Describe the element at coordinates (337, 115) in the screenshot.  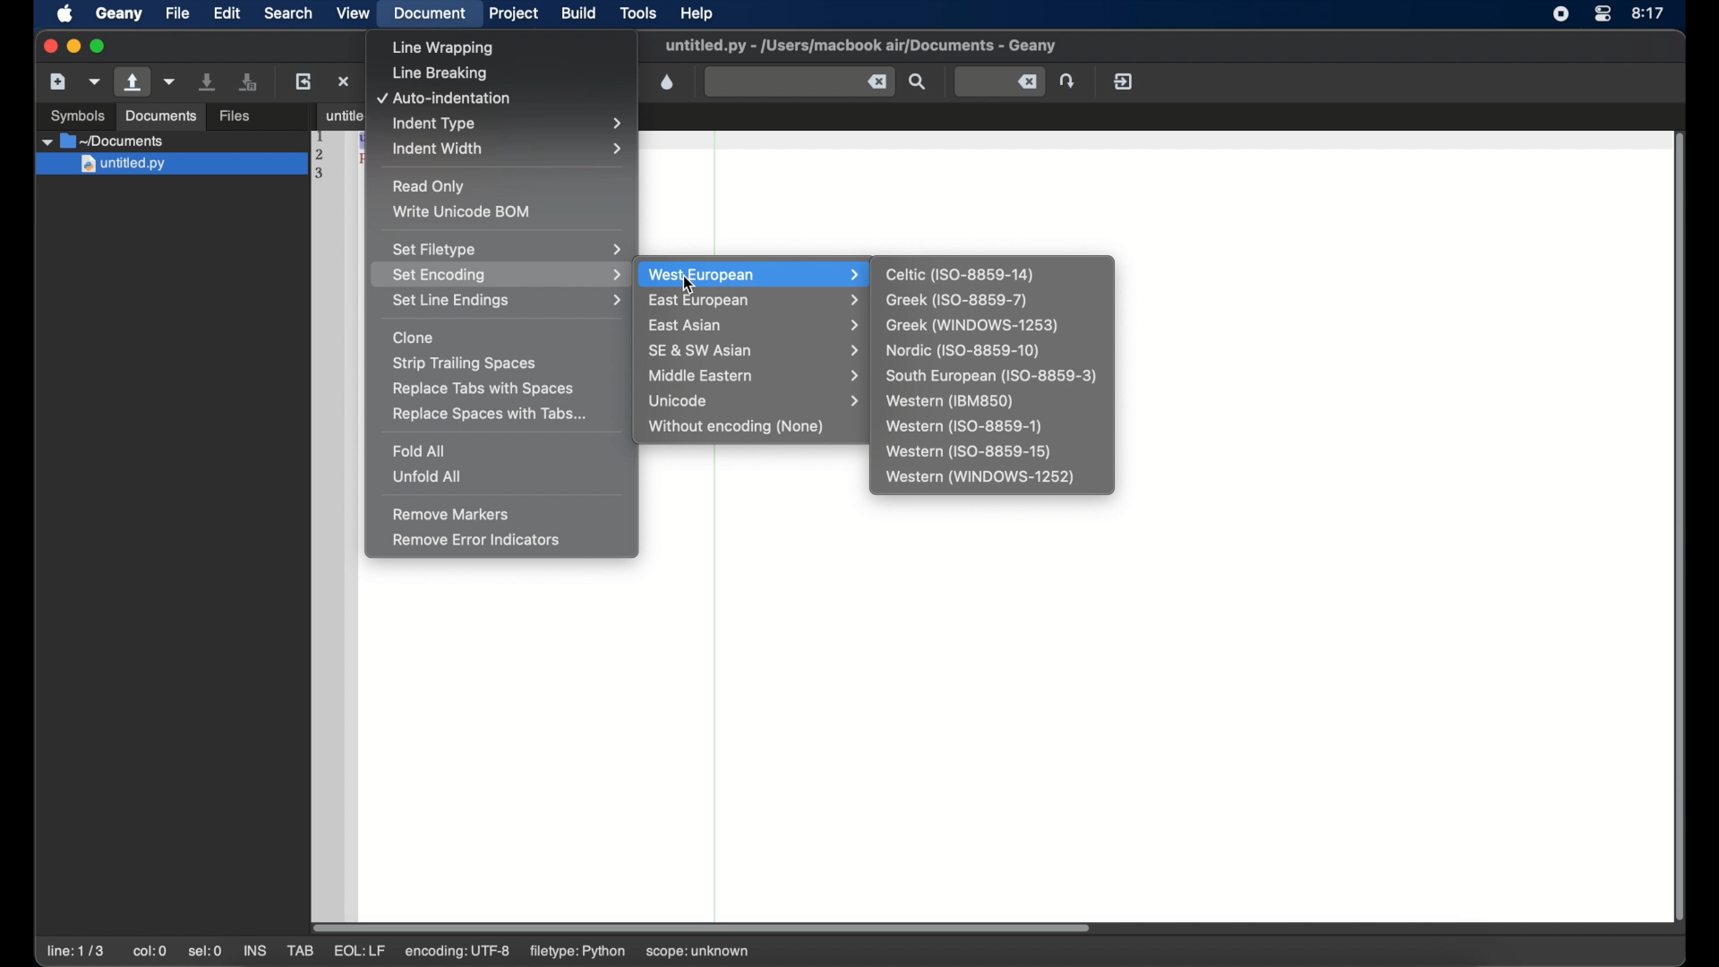
I see `tab` at that location.